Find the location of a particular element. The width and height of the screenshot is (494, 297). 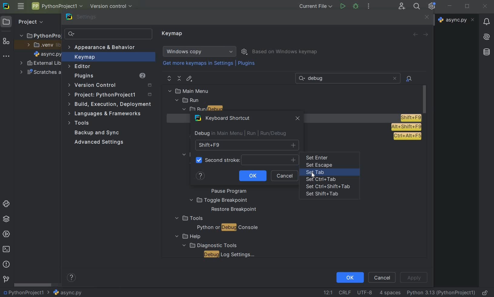

close is located at coordinates (394, 78).